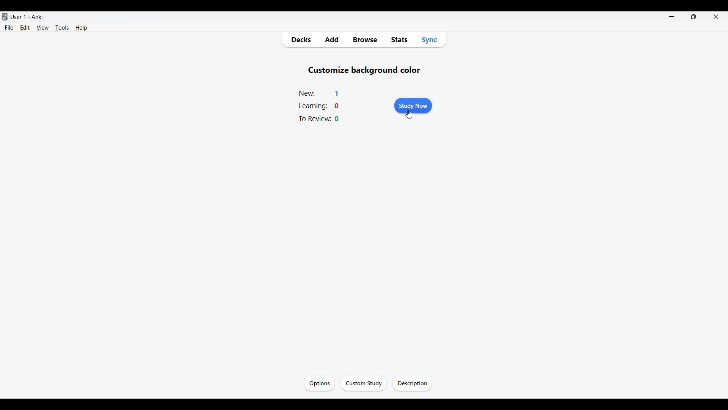 The height and width of the screenshot is (410, 728). I want to click on Software logo, so click(5, 17).